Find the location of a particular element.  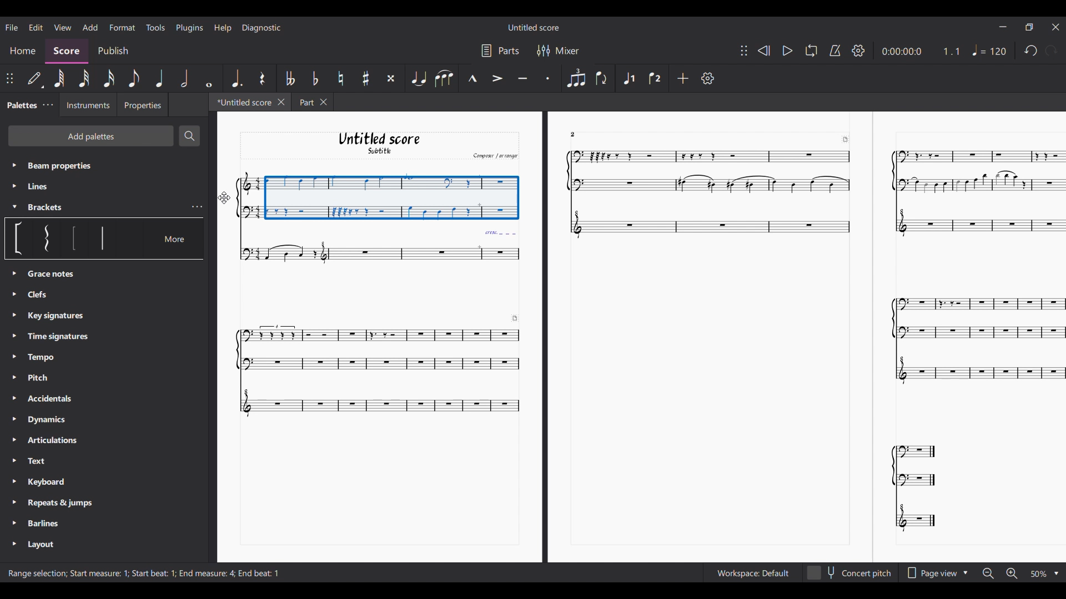

 is located at coordinates (382, 349).